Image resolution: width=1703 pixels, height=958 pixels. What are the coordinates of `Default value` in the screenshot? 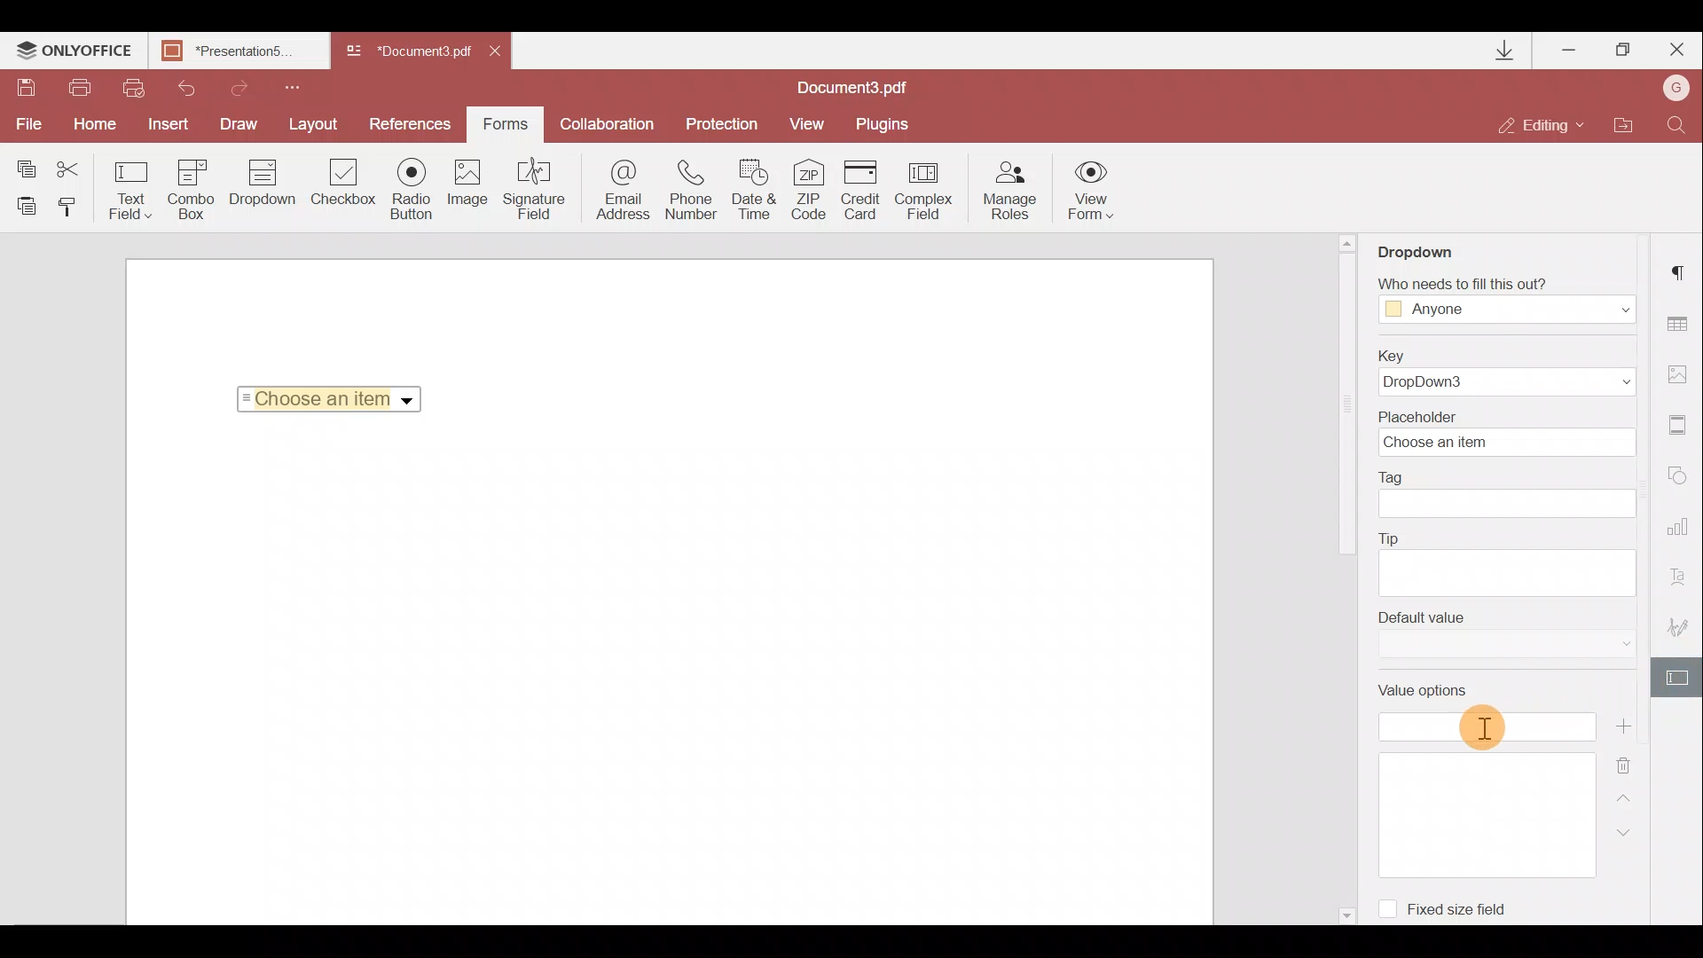 It's located at (1500, 640).